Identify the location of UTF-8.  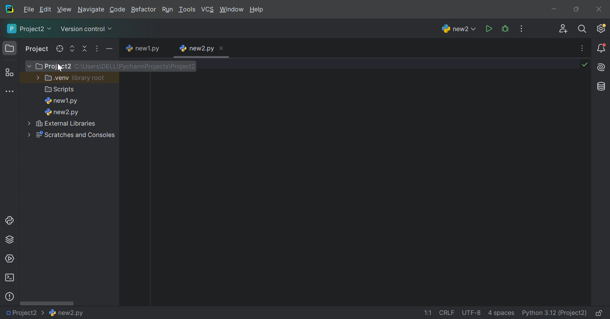
(472, 313).